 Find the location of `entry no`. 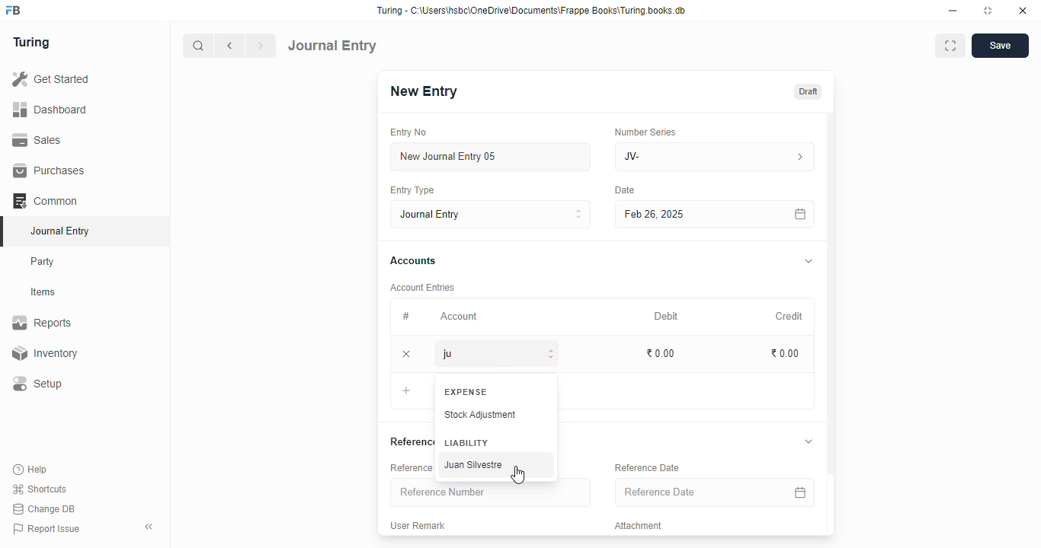

entry no is located at coordinates (409, 132).